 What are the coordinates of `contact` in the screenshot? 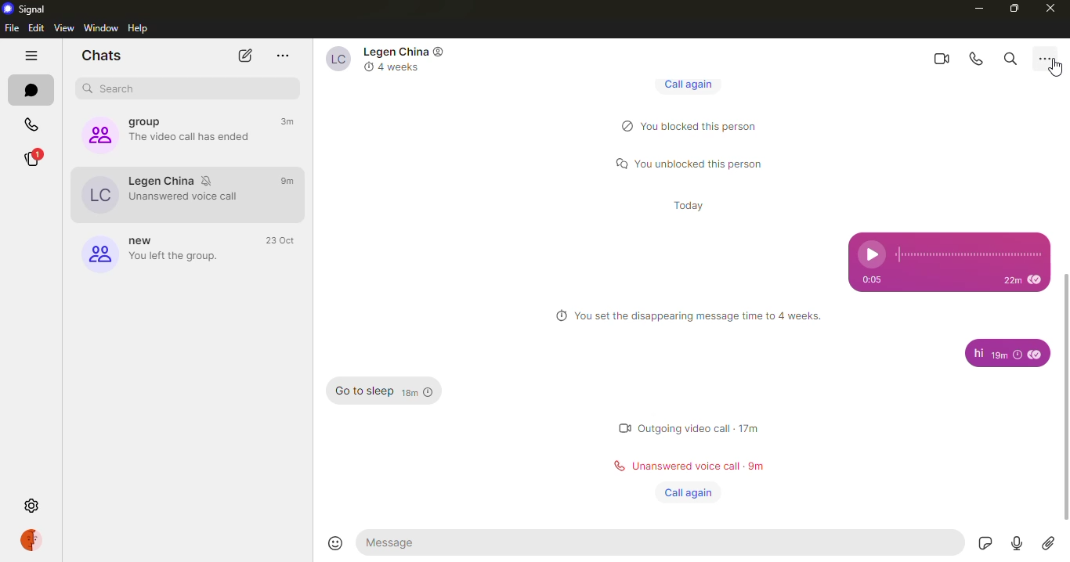 It's located at (169, 190).